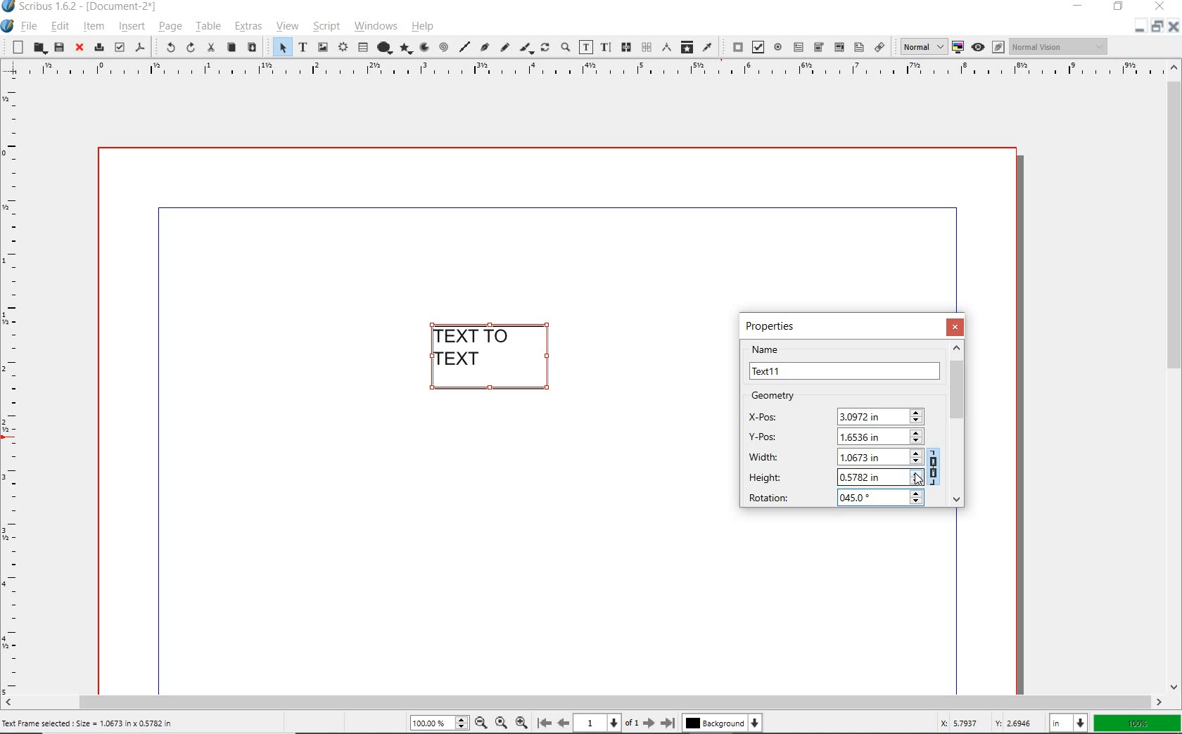 Image resolution: width=1182 pixels, height=734 pixels. Describe the element at coordinates (1066, 723) in the screenshot. I see `select unit` at that location.